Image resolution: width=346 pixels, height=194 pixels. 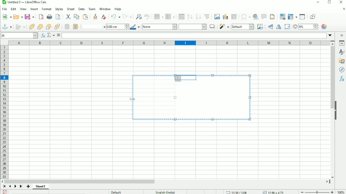 What do you see at coordinates (342, 70) in the screenshot?
I see `Navigator` at bounding box center [342, 70].